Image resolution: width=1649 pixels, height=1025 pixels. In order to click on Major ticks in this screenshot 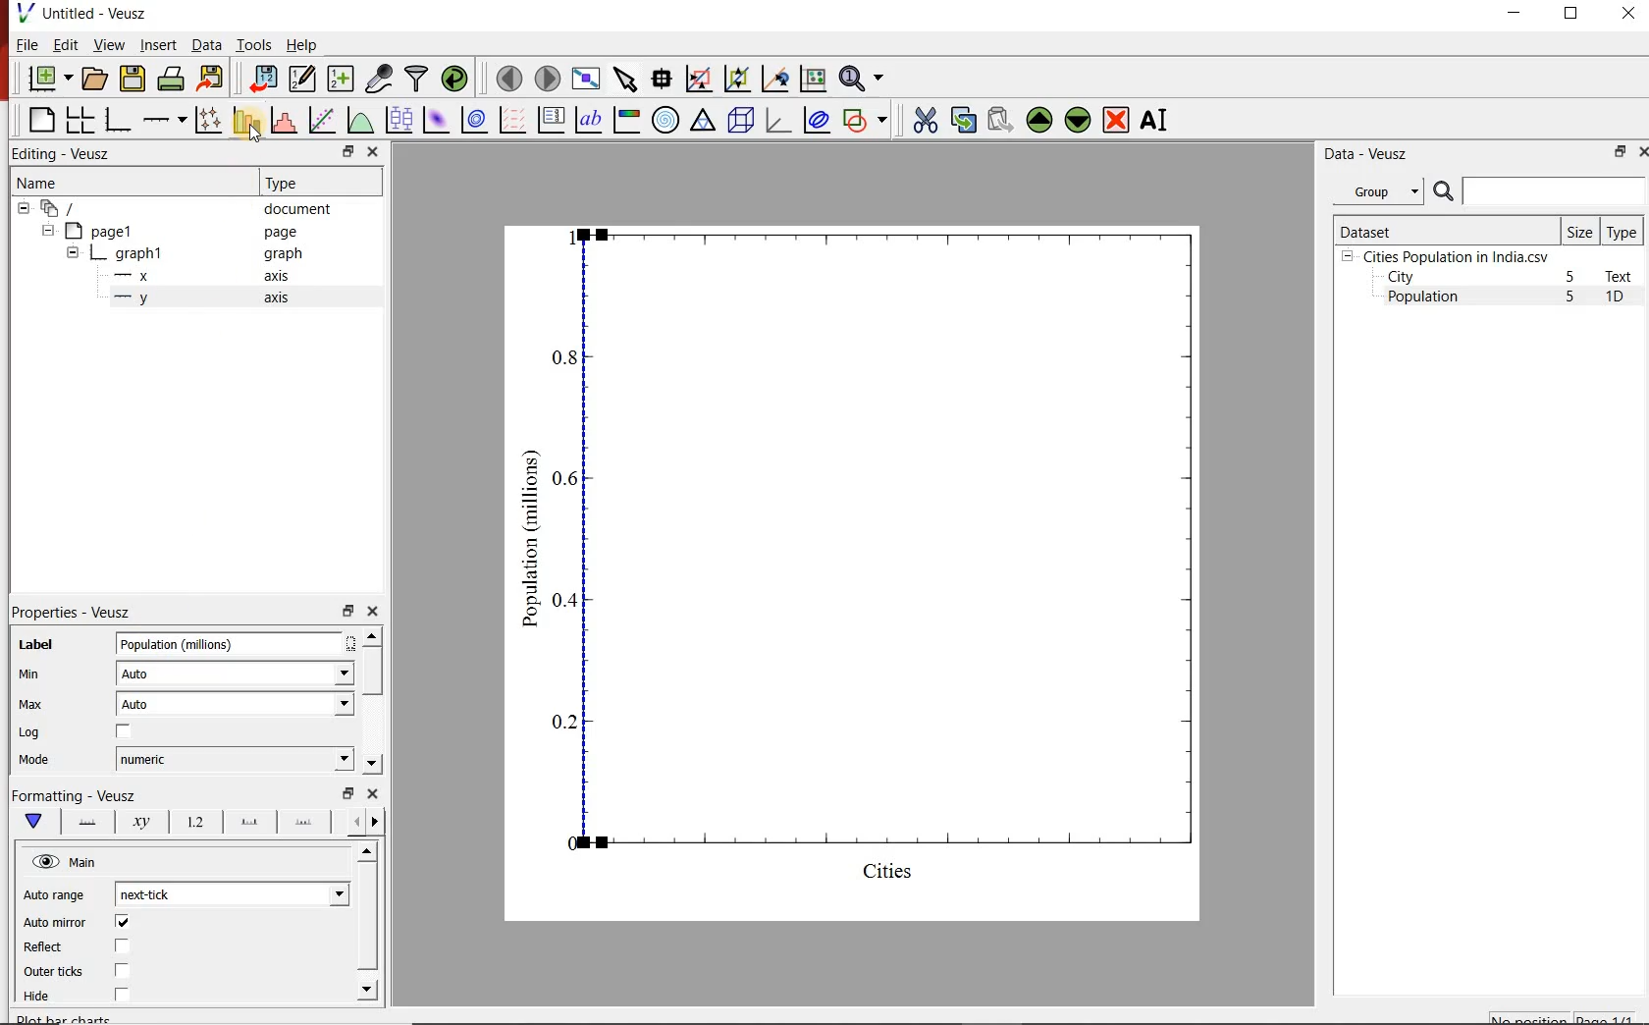, I will do `click(243, 825)`.